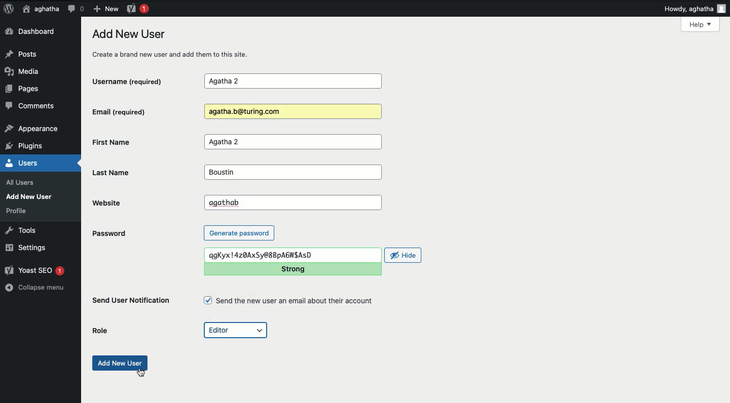 The width and height of the screenshot is (730, 403). What do you see at coordinates (121, 362) in the screenshot?
I see `Click add new user` at bounding box center [121, 362].